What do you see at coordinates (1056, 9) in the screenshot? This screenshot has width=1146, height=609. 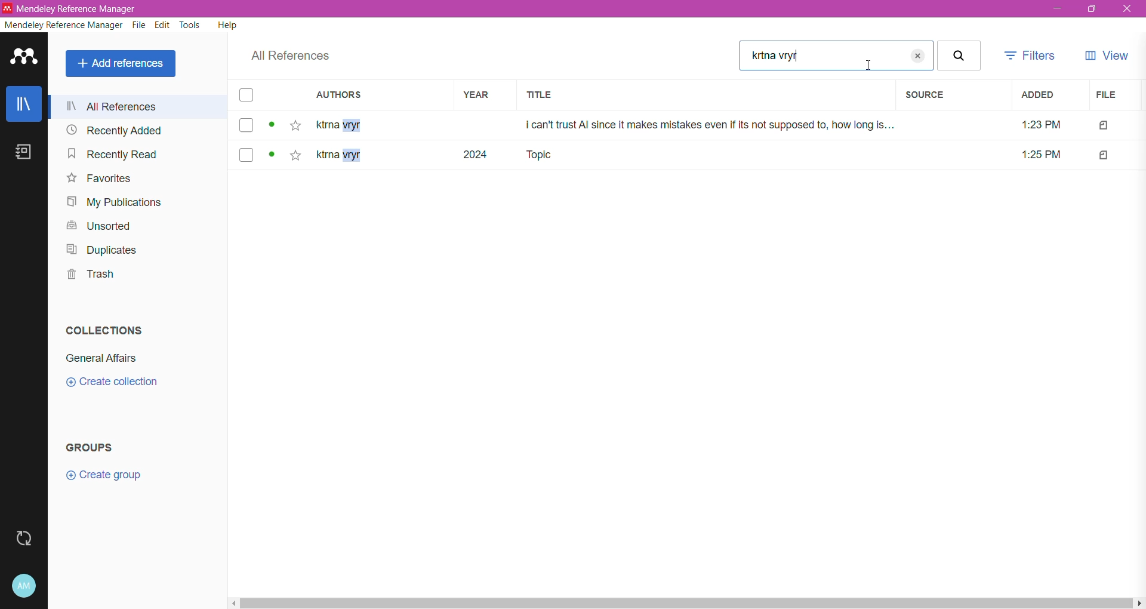 I see `Minimize` at bounding box center [1056, 9].